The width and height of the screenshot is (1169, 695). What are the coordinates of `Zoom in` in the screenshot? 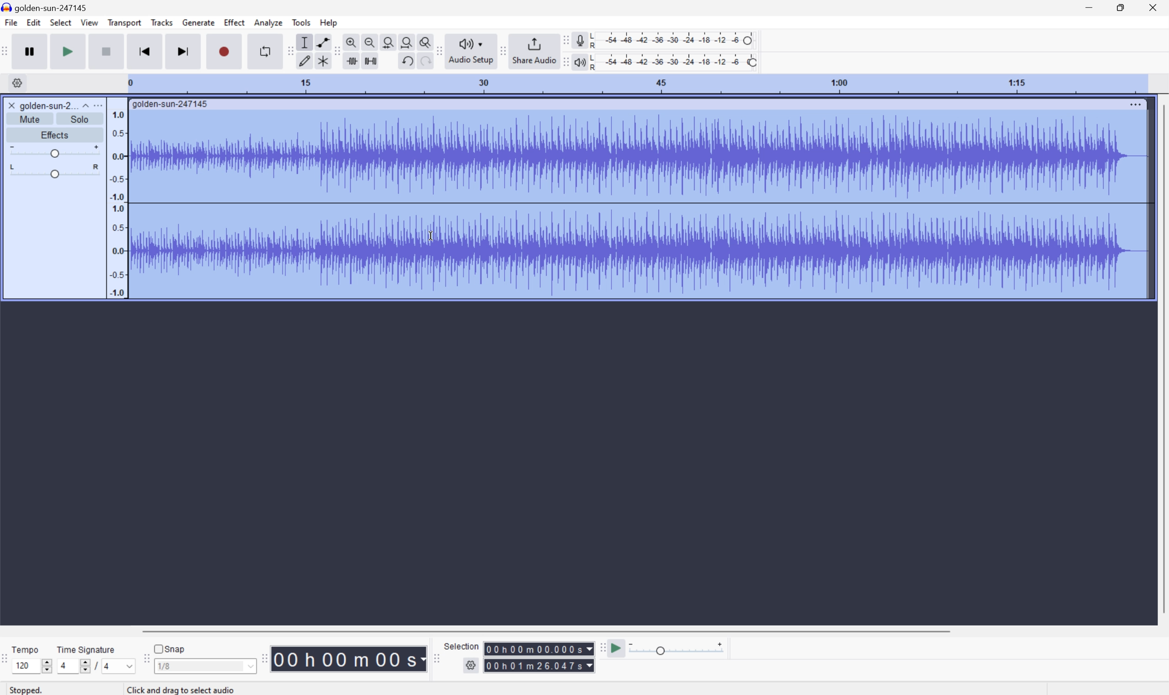 It's located at (353, 40).